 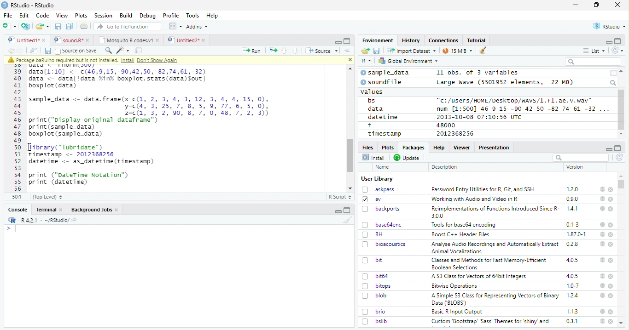 What do you see at coordinates (458, 312) in the screenshot?
I see `Basic R Input Output` at bounding box center [458, 312].